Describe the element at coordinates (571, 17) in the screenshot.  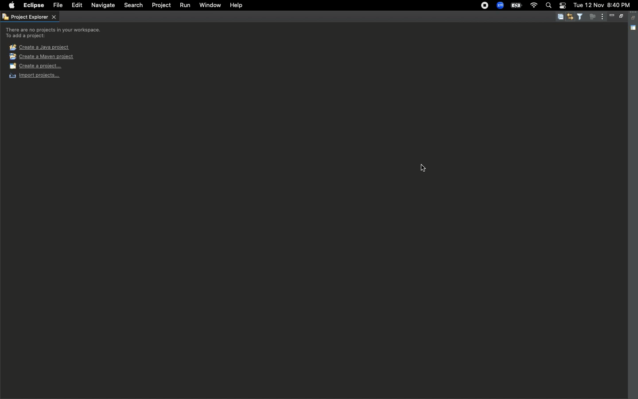
I see `Link with editor` at that location.